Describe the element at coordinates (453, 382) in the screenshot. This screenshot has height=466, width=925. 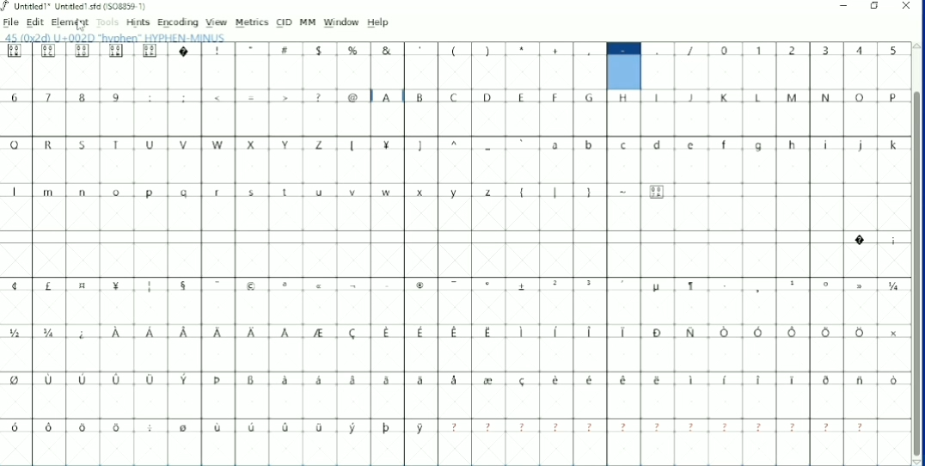
I see `Symbols` at that location.